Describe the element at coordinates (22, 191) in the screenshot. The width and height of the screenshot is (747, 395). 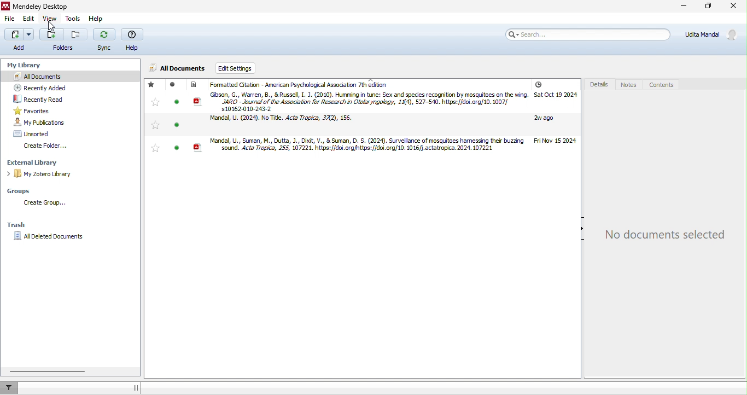
I see `groups` at that location.